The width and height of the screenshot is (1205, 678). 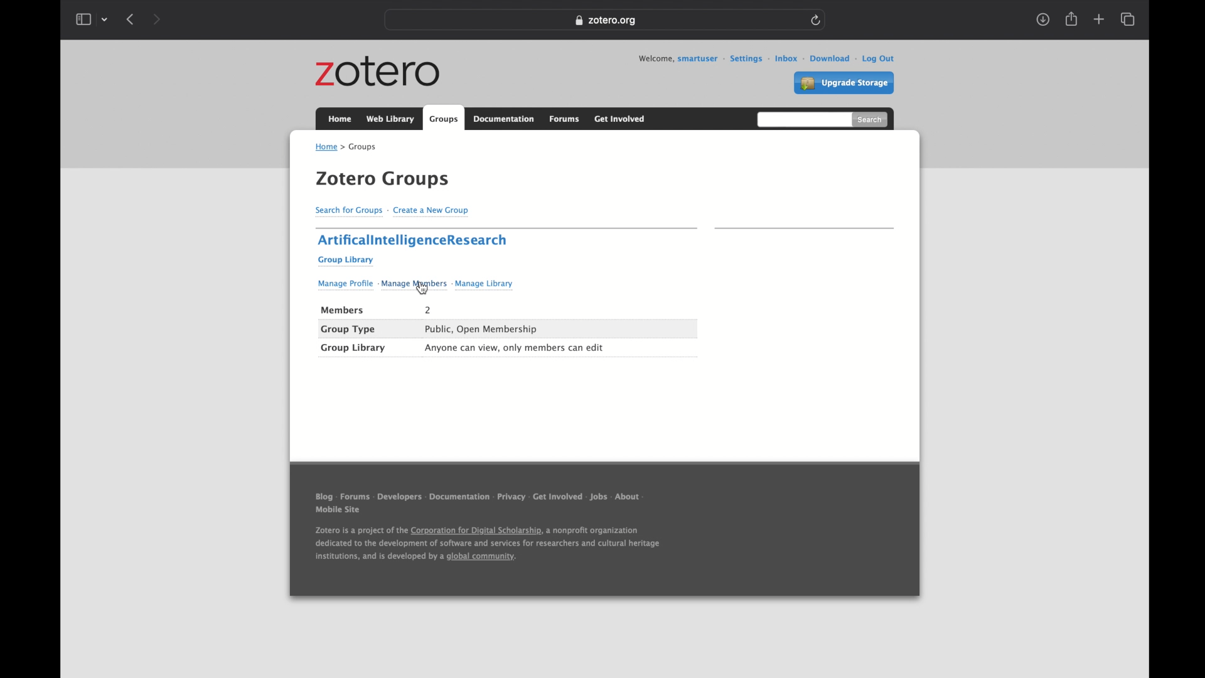 I want to click on zotero, so click(x=378, y=72).